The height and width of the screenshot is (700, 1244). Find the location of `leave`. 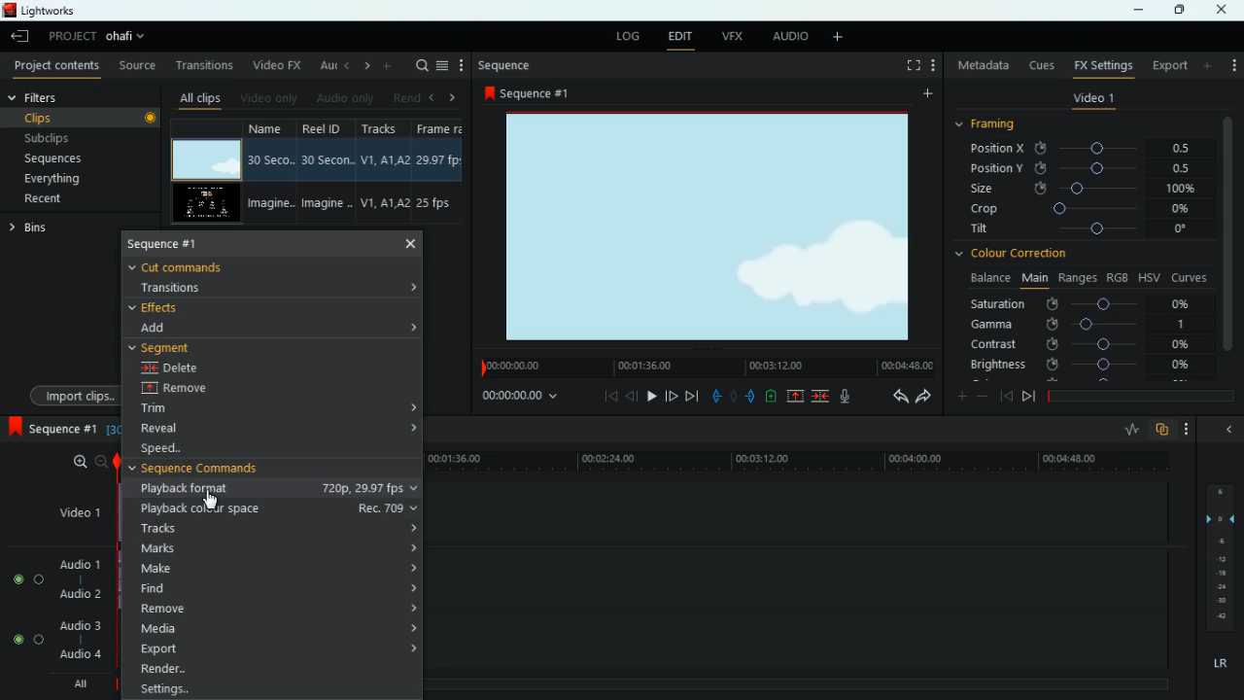

leave is located at coordinates (20, 36).